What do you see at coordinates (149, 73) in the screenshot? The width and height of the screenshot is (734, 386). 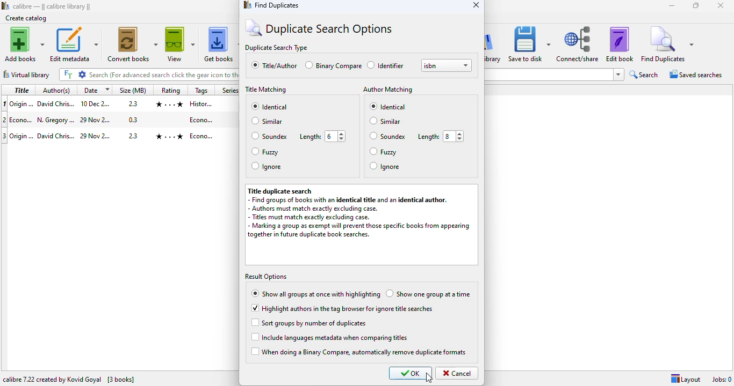 I see `input box` at bounding box center [149, 73].